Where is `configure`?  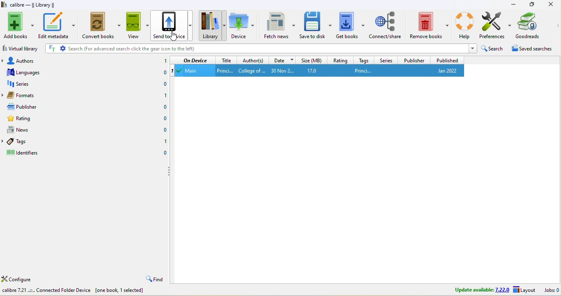 configure is located at coordinates (16, 279).